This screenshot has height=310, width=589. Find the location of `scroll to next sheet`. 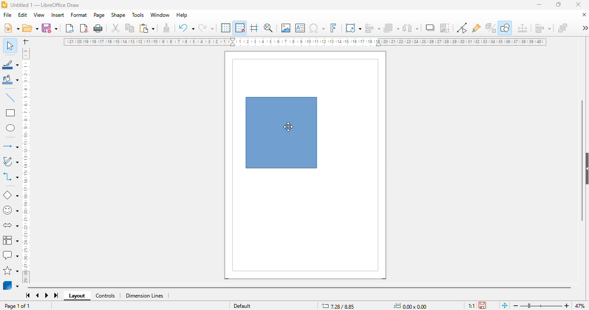

scroll to next sheet is located at coordinates (47, 296).